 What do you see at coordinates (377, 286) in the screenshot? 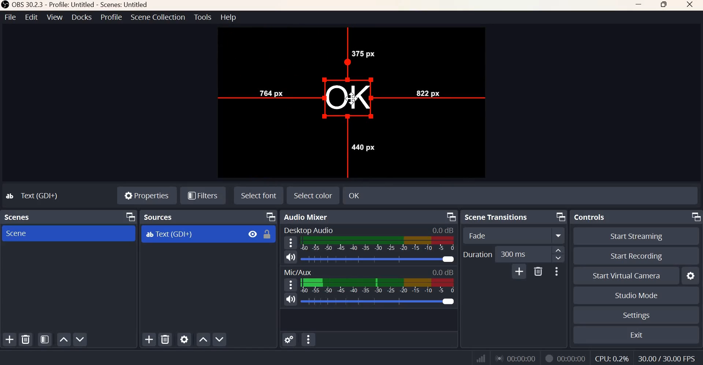
I see `Volume Meter` at bounding box center [377, 286].